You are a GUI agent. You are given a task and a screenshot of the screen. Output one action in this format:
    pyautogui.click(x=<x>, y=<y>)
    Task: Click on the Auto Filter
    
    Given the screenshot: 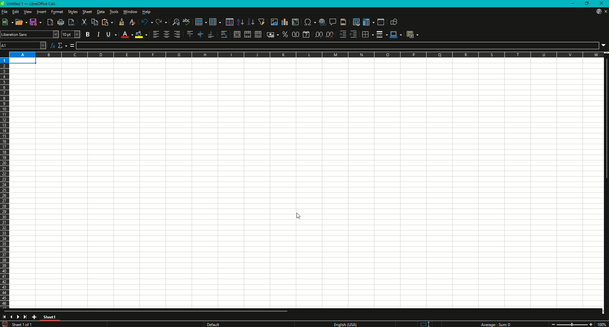 What is the action you would take?
    pyautogui.click(x=262, y=22)
    